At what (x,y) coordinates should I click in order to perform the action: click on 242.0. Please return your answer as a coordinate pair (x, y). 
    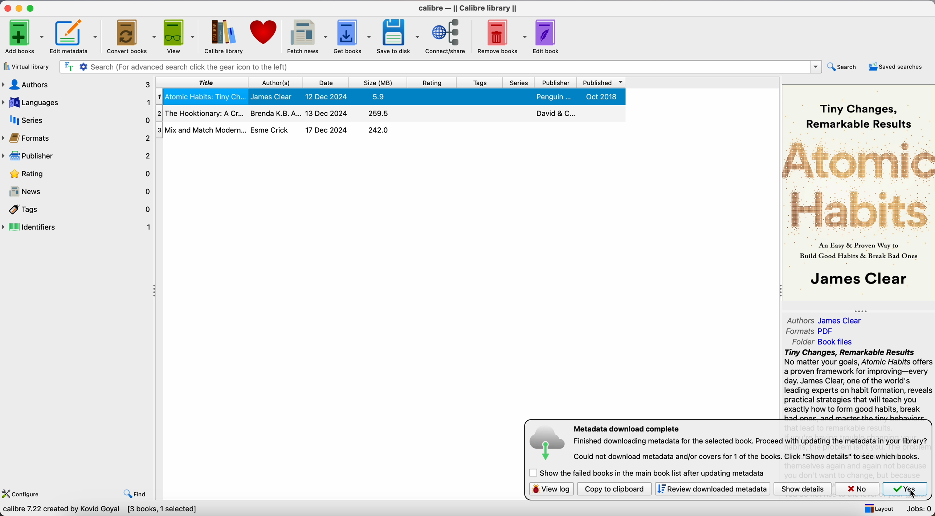
    Looking at the image, I should click on (379, 130).